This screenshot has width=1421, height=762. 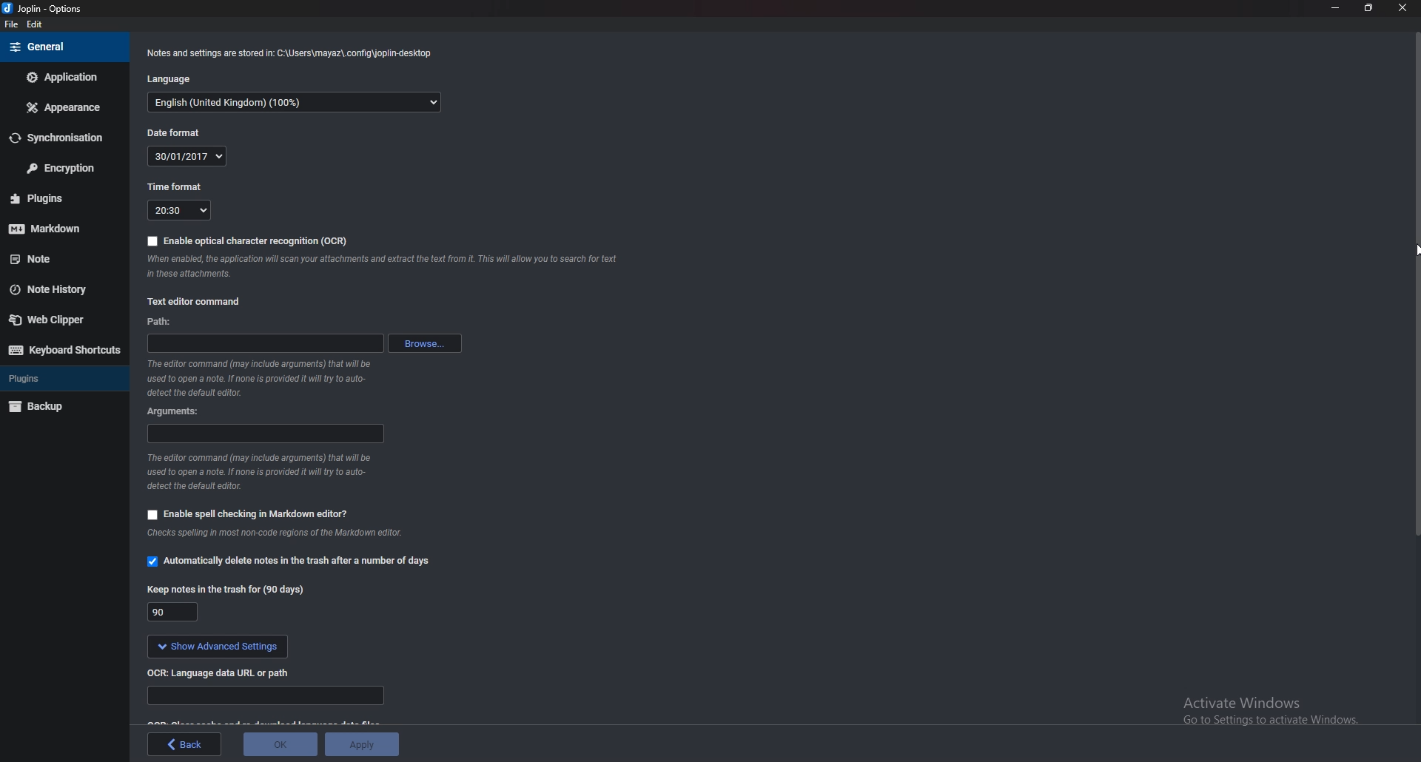 What do you see at coordinates (66, 166) in the screenshot?
I see `Encryption` at bounding box center [66, 166].